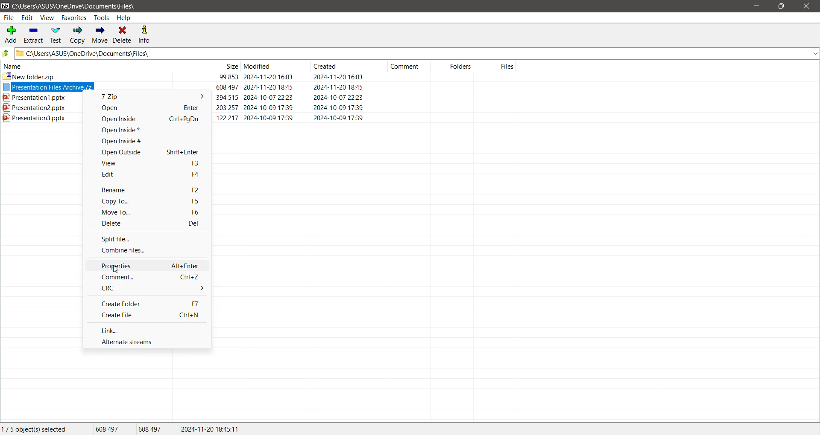 The image size is (820, 435). Describe the element at coordinates (118, 269) in the screenshot. I see `cursor` at that location.